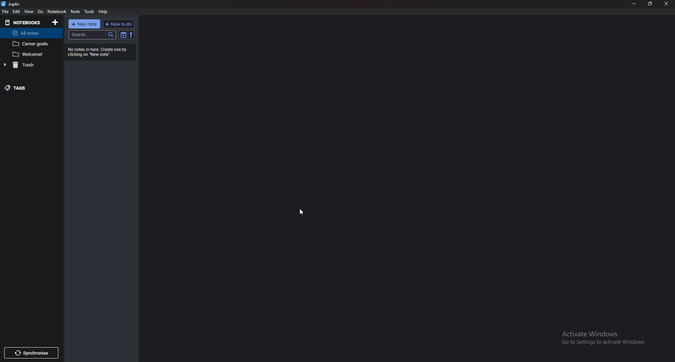  Describe the element at coordinates (28, 65) in the screenshot. I see `trash` at that location.